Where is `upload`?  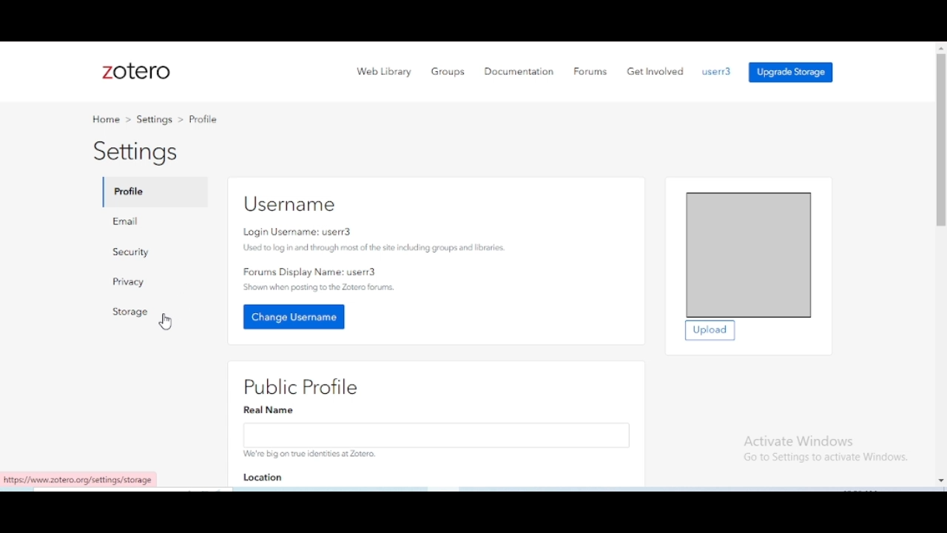
upload is located at coordinates (710, 331).